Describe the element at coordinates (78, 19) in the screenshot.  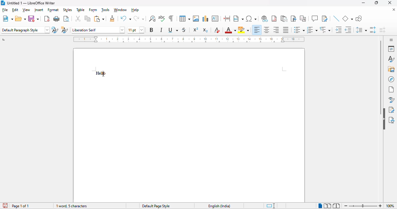
I see `cut` at that location.